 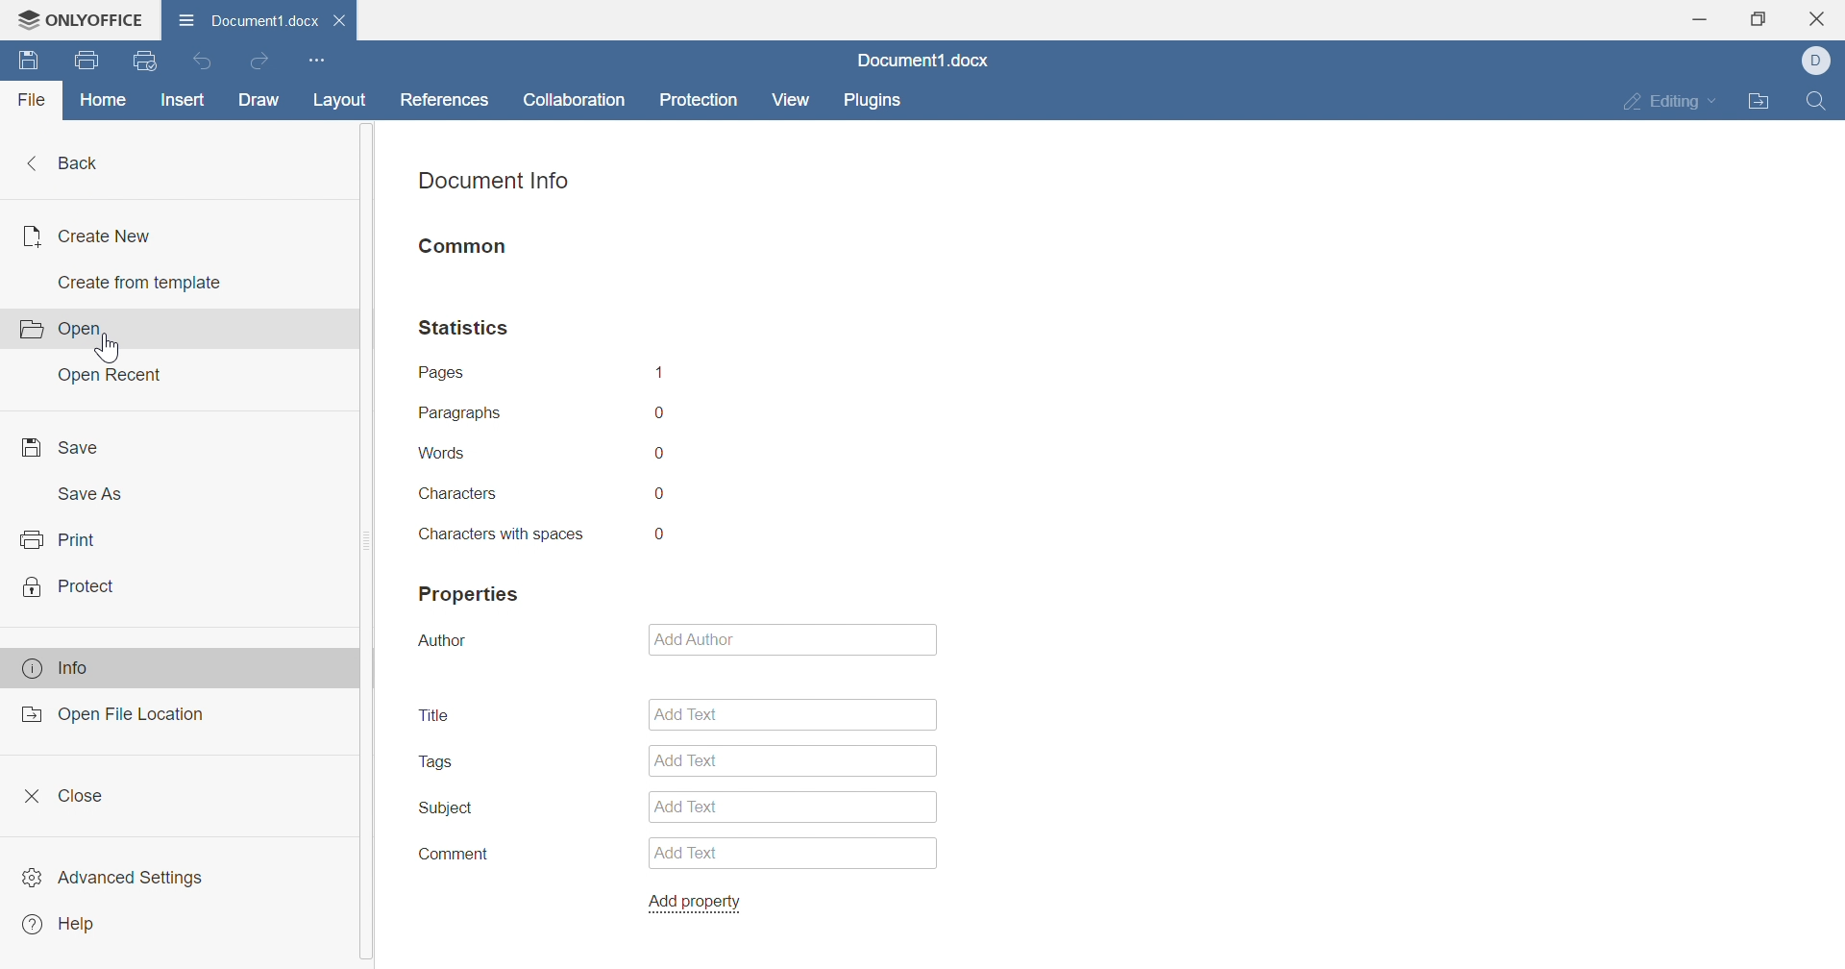 What do you see at coordinates (690, 853) in the screenshot?
I see `add text` at bounding box center [690, 853].